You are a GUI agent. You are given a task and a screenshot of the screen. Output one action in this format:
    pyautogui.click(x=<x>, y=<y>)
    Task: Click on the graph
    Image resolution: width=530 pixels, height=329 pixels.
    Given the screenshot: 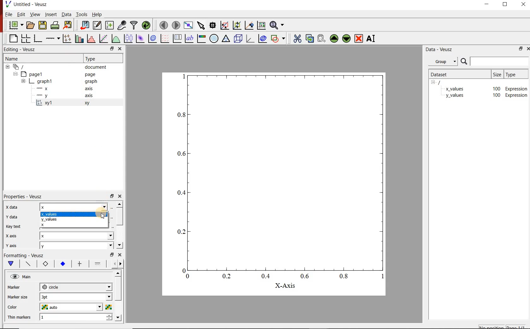 What is the action you would take?
    pyautogui.click(x=275, y=176)
    